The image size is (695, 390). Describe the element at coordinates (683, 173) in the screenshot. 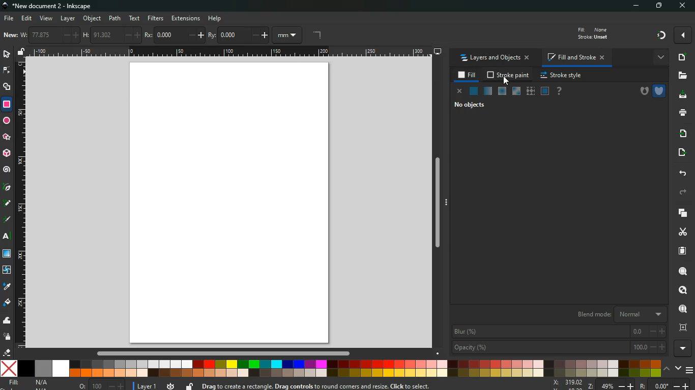

I see `back` at that location.